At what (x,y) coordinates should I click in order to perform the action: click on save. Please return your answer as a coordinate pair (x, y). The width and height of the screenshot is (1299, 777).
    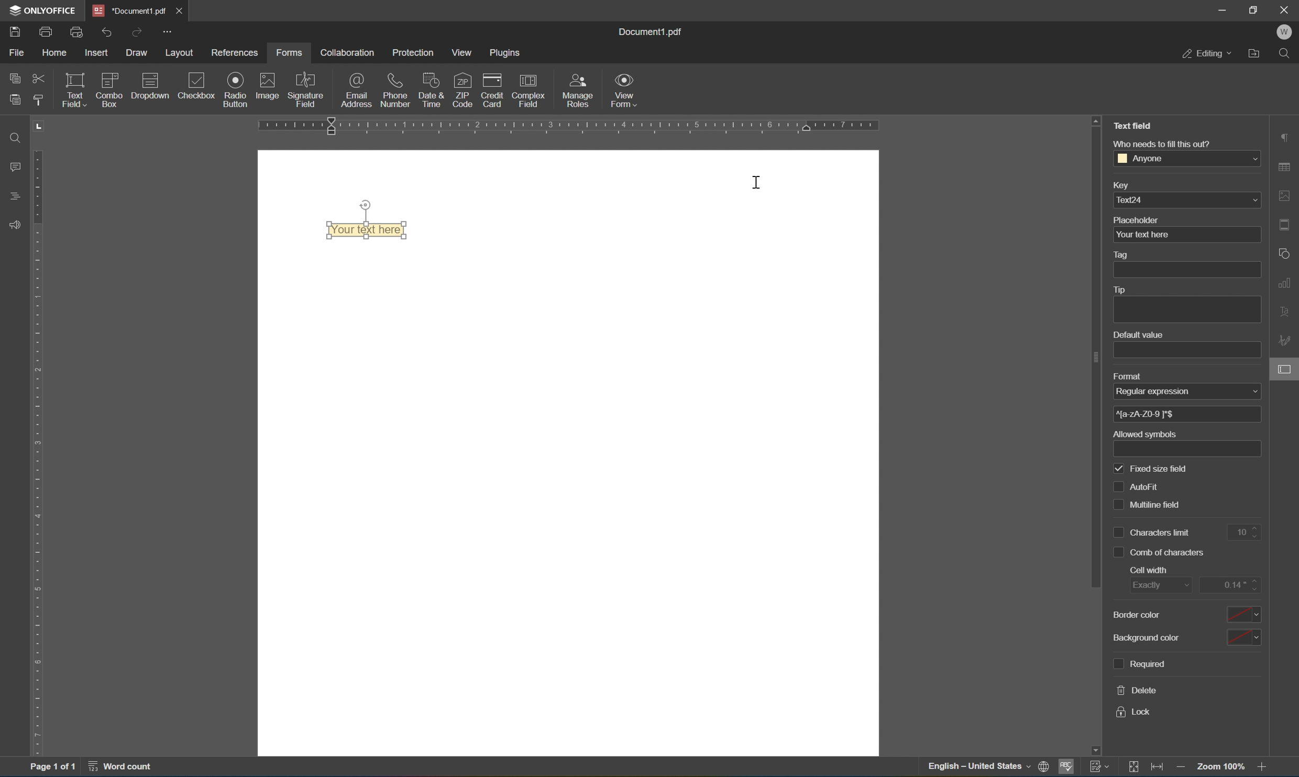
    Looking at the image, I should click on (15, 34).